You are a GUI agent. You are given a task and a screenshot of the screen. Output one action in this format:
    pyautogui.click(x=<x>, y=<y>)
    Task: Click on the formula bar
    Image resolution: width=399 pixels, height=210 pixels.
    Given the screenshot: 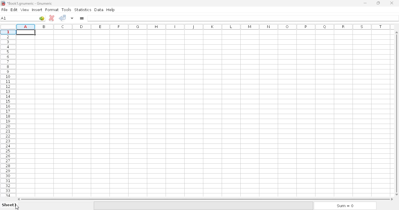 What is the action you would take?
    pyautogui.click(x=243, y=18)
    